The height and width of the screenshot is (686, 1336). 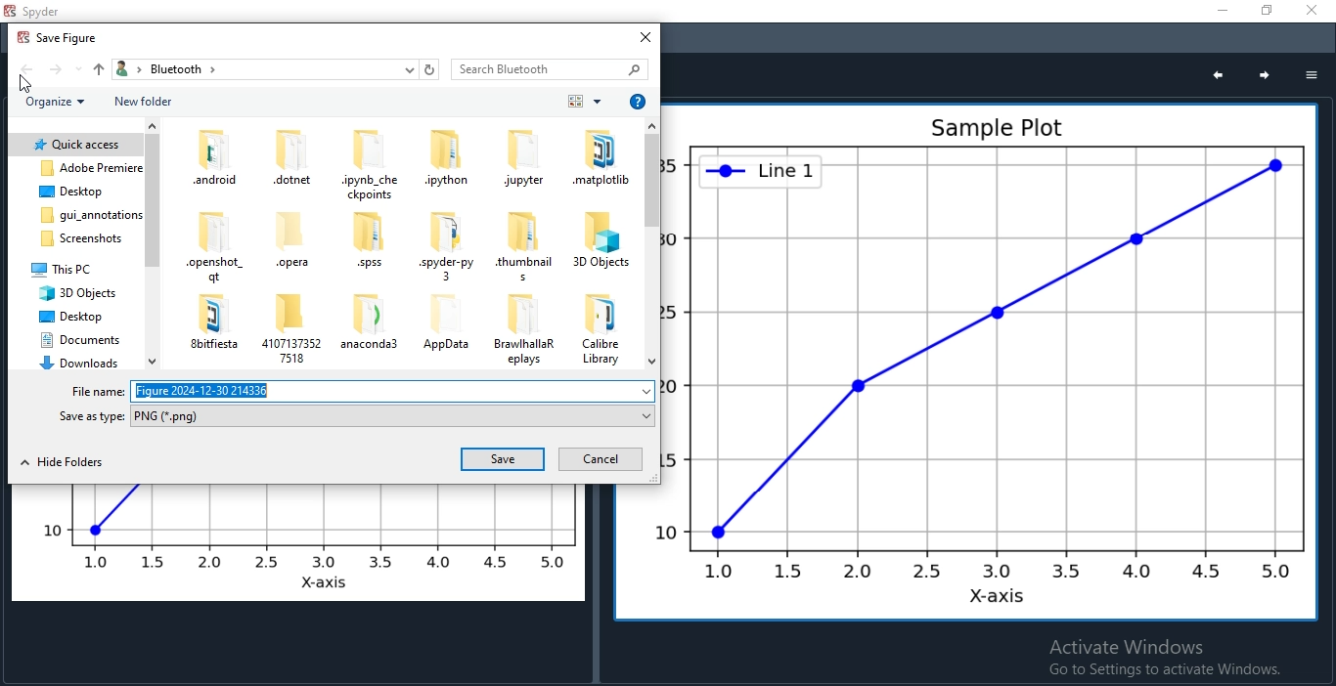 I want to click on files, so click(x=290, y=156).